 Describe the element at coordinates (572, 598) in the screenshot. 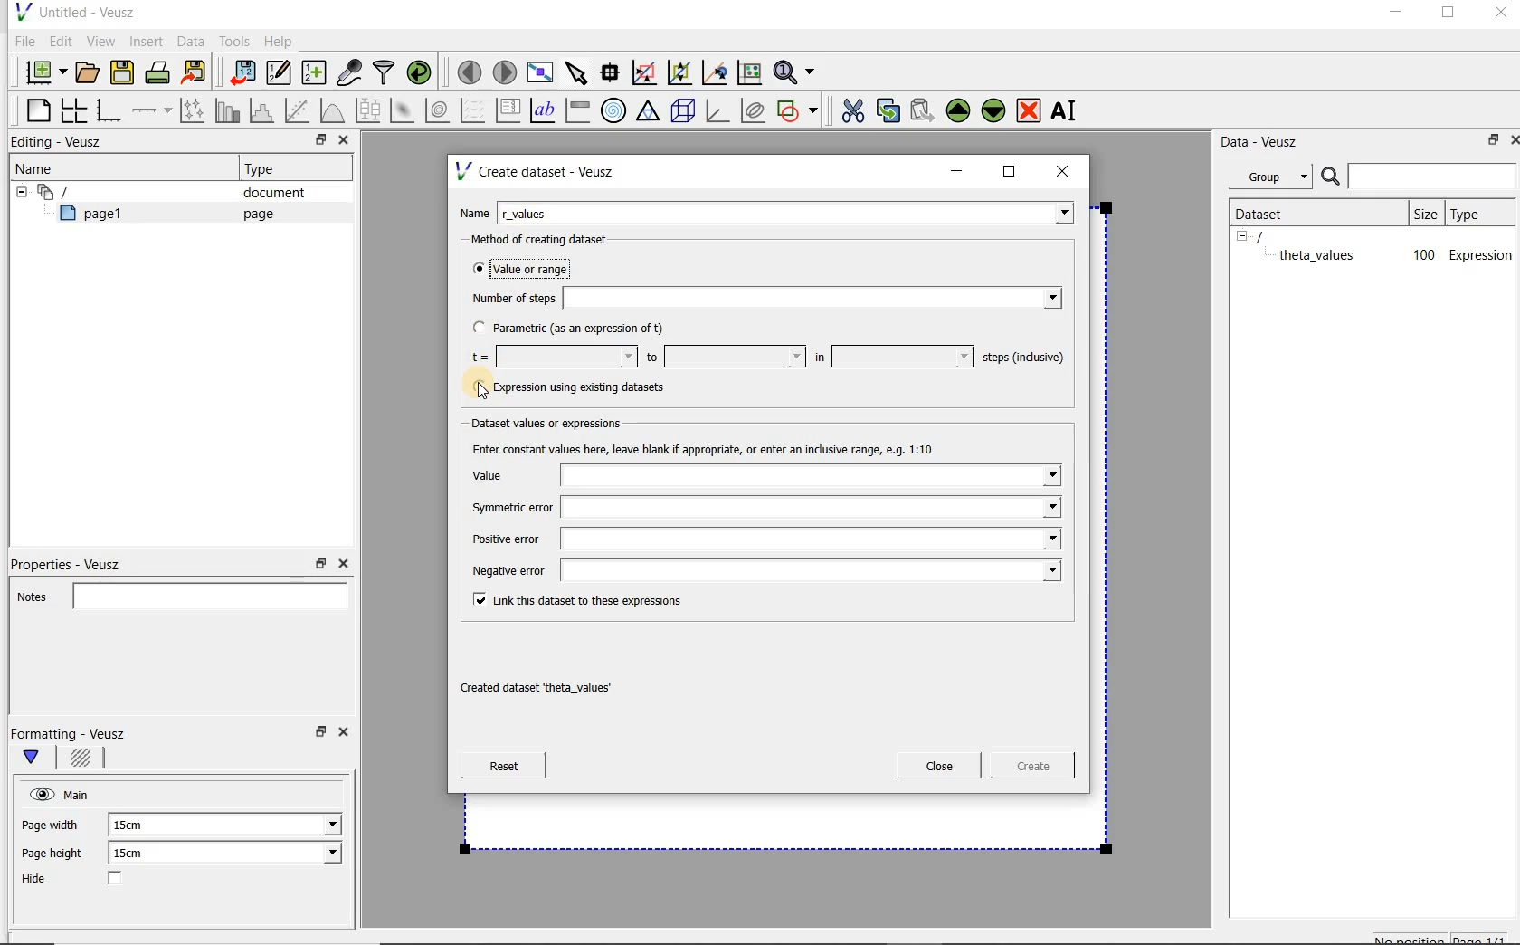

I see `Link this dataset to these expressions` at that location.